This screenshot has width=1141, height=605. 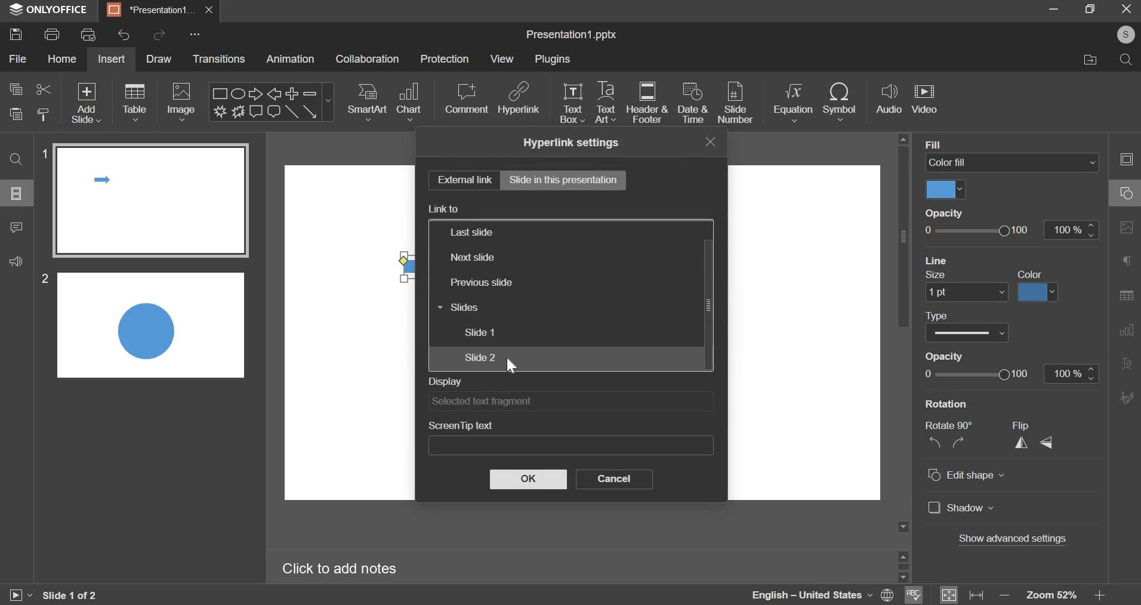 I want to click on ok, so click(x=527, y=479).